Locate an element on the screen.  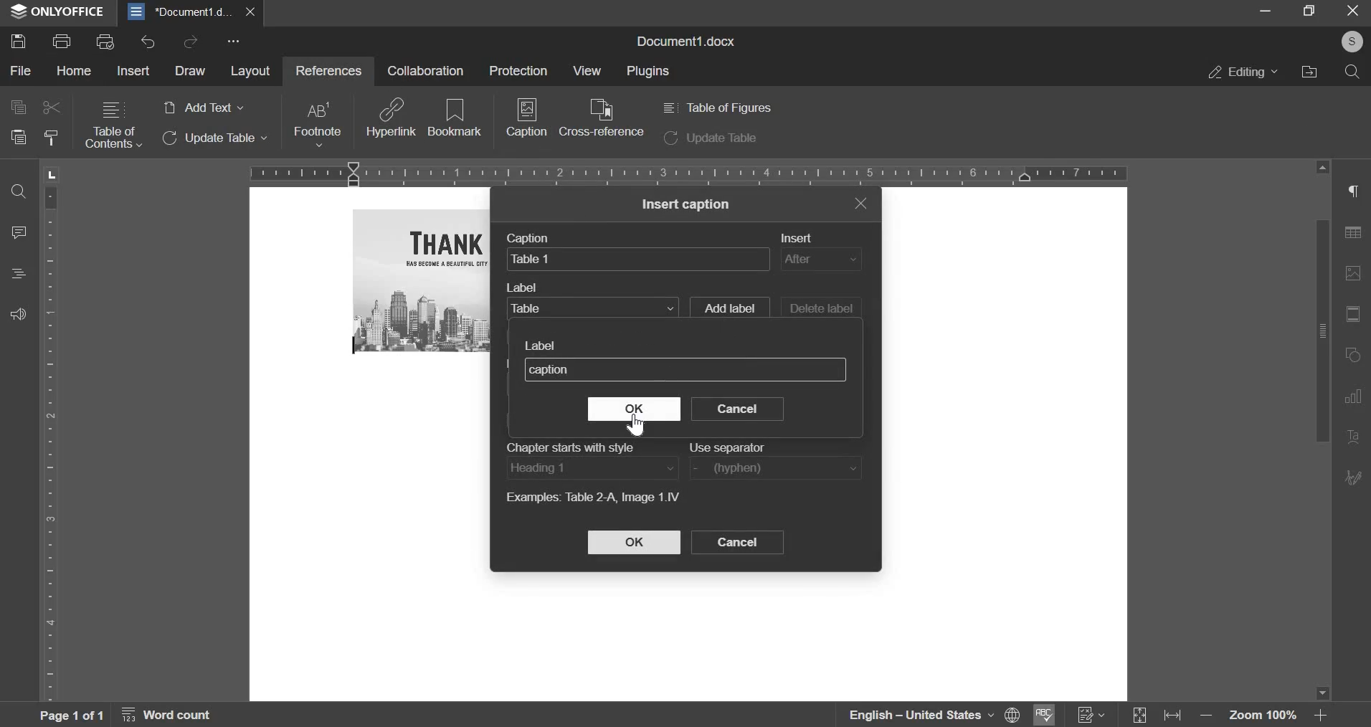
table of contents is located at coordinates (113, 125).